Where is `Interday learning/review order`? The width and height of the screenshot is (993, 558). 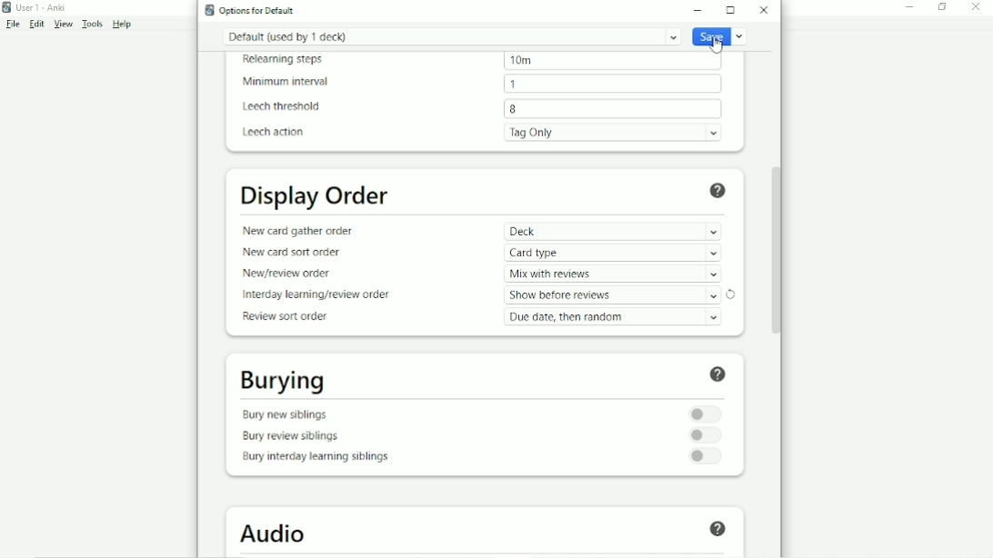 Interday learning/review order is located at coordinates (315, 295).